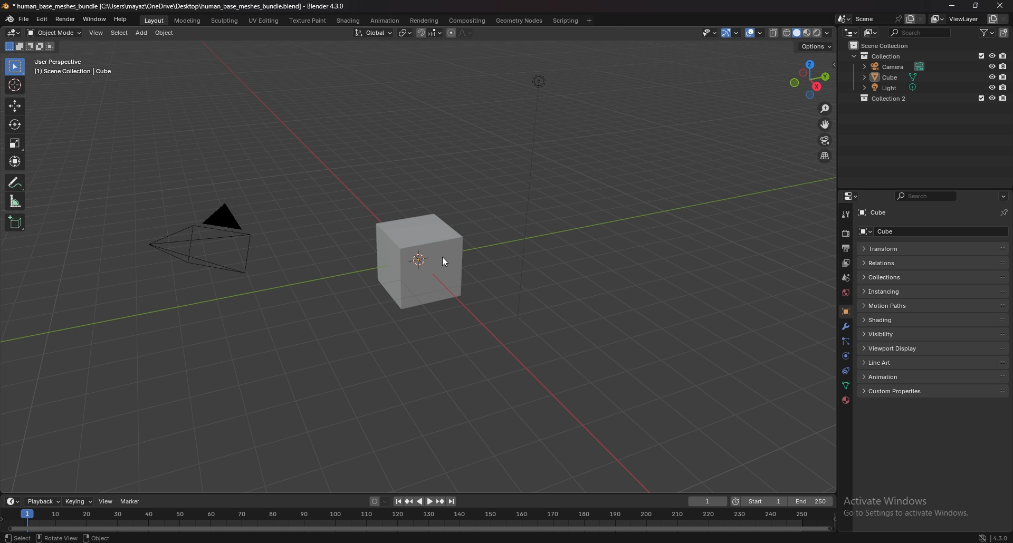 The height and width of the screenshot is (543, 1013). What do you see at coordinates (385, 20) in the screenshot?
I see `anination` at bounding box center [385, 20].